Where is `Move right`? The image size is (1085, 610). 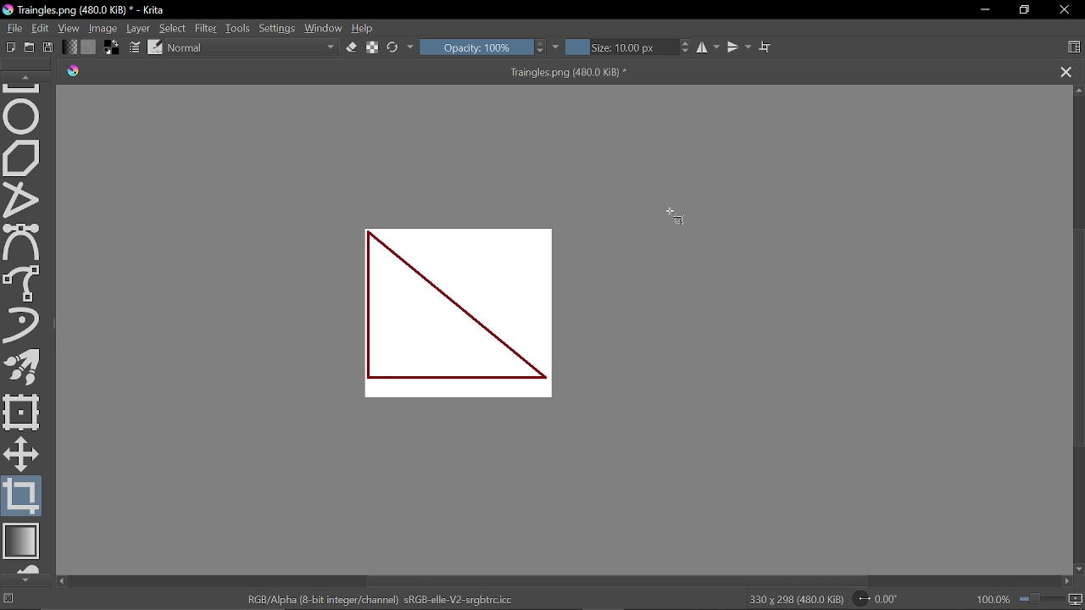 Move right is located at coordinates (1070, 583).